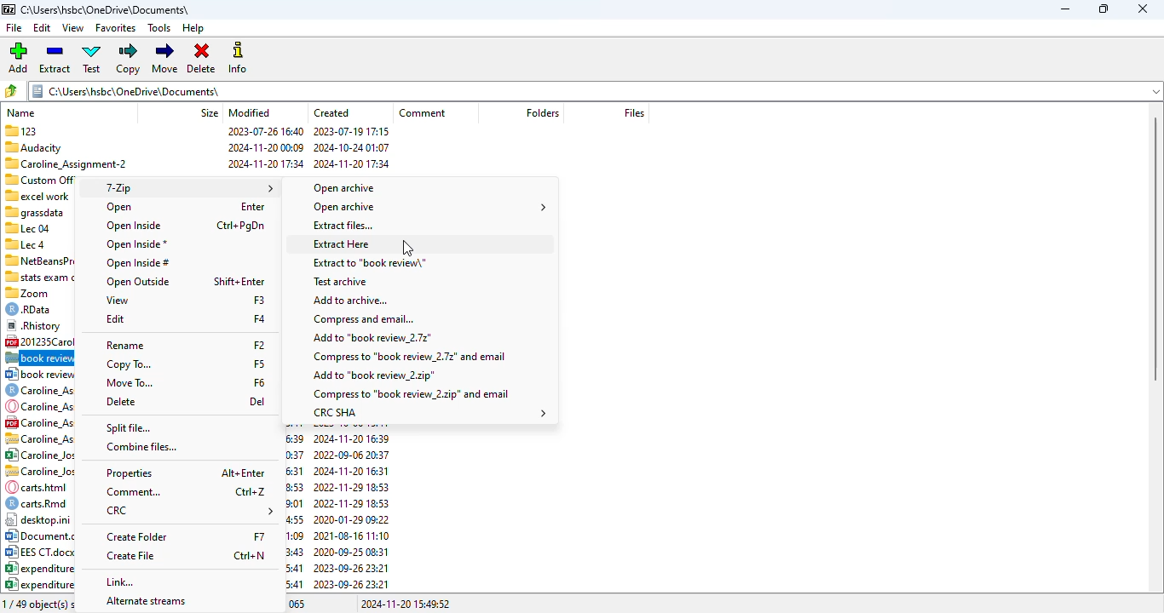  What do you see at coordinates (131, 556) in the screenshot?
I see `create file` at bounding box center [131, 556].